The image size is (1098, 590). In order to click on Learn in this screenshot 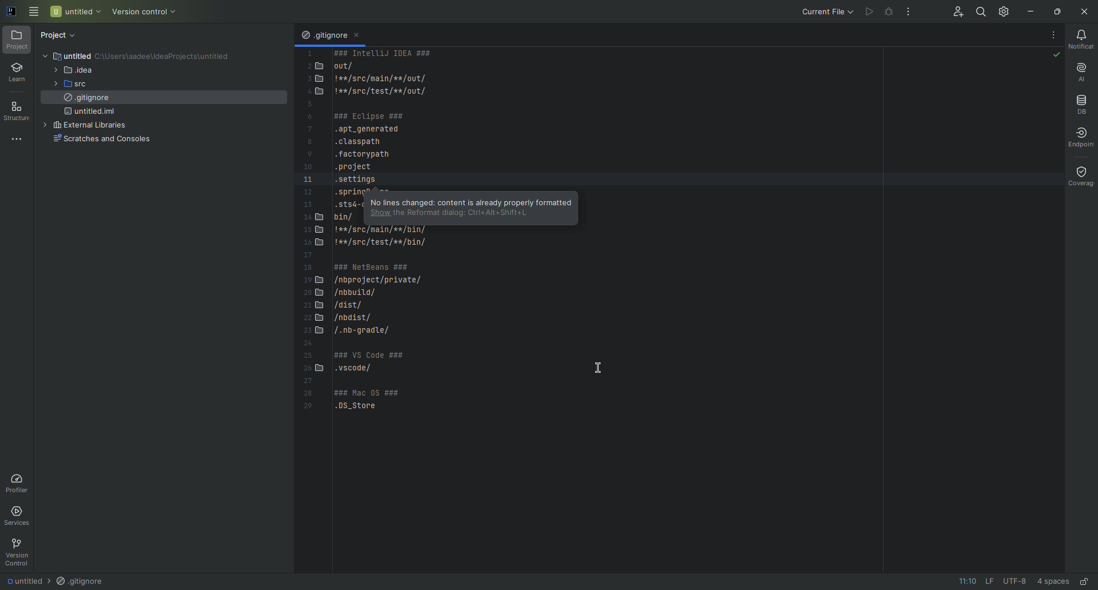, I will do `click(17, 73)`.